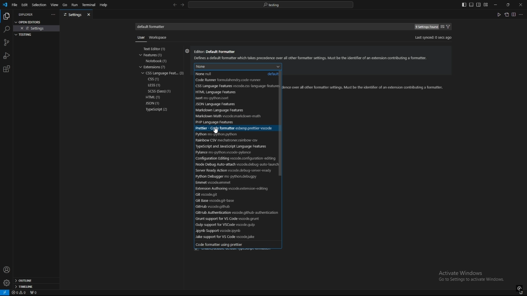 Image resolution: width=527 pixels, height=296 pixels. What do you see at coordinates (175, 5) in the screenshot?
I see `back` at bounding box center [175, 5].